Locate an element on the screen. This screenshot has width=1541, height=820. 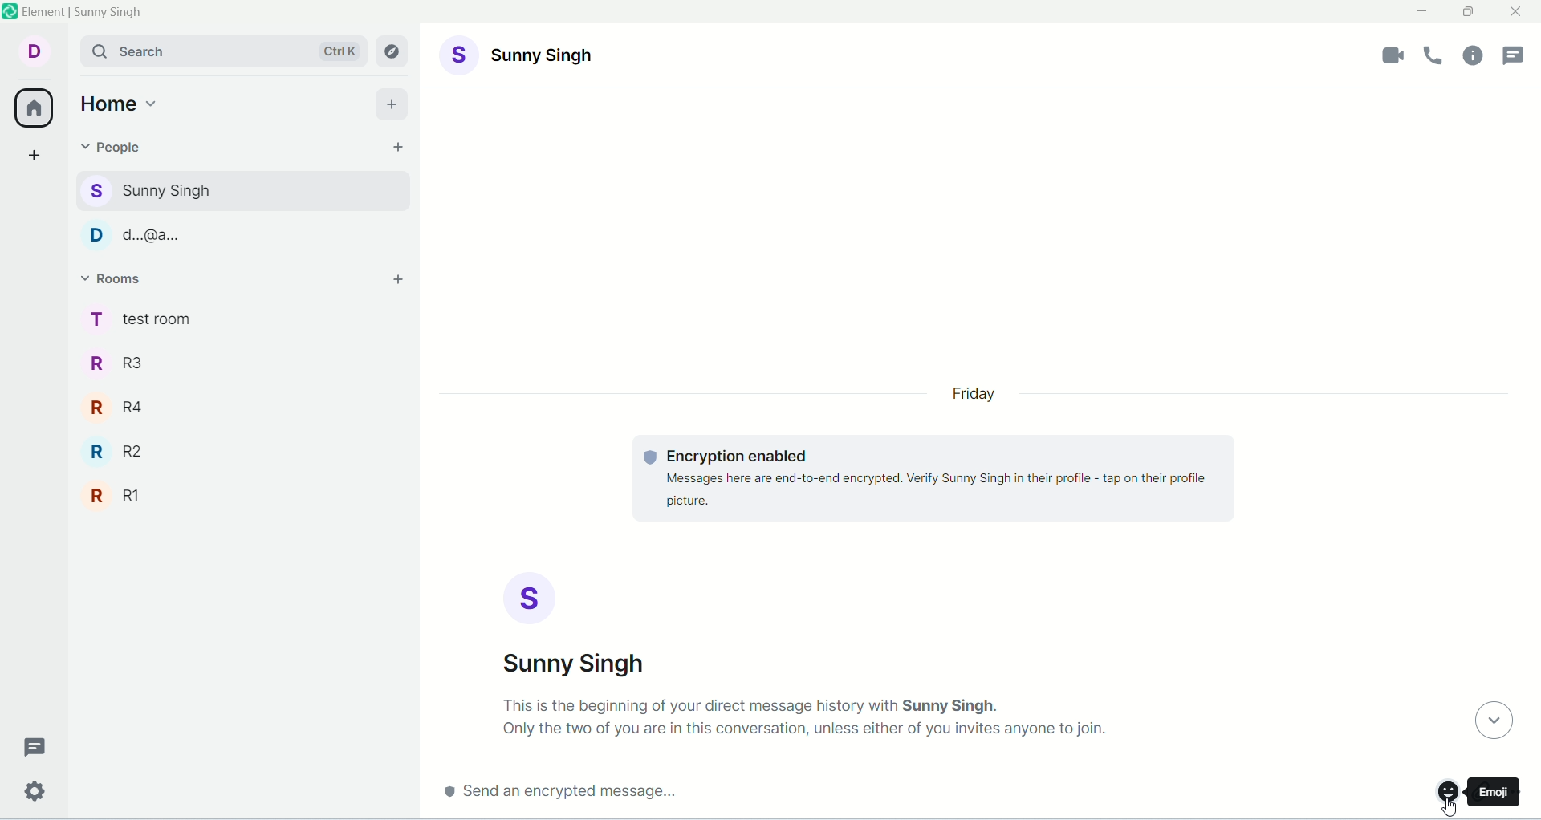
R1 is located at coordinates (244, 491).